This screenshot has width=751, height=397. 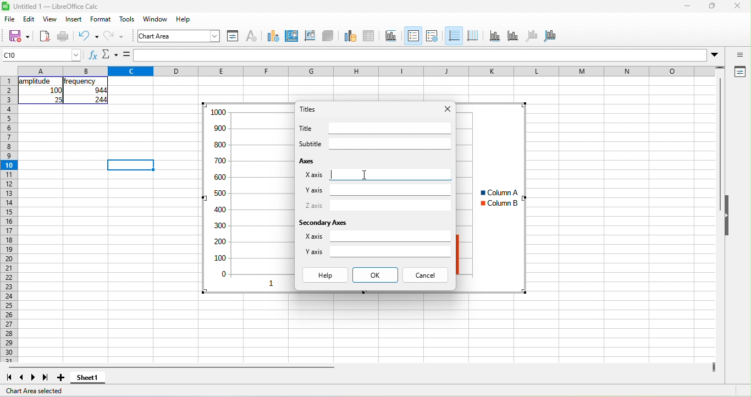 What do you see at coordinates (22, 378) in the screenshot?
I see `previous sheet` at bounding box center [22, 378].